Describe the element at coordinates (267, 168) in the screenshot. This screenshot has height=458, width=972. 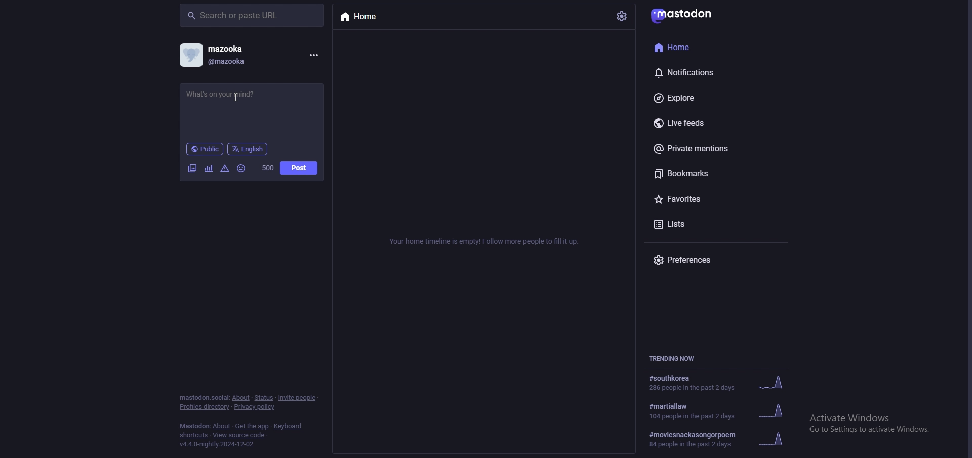
I see `word limit` at that location.